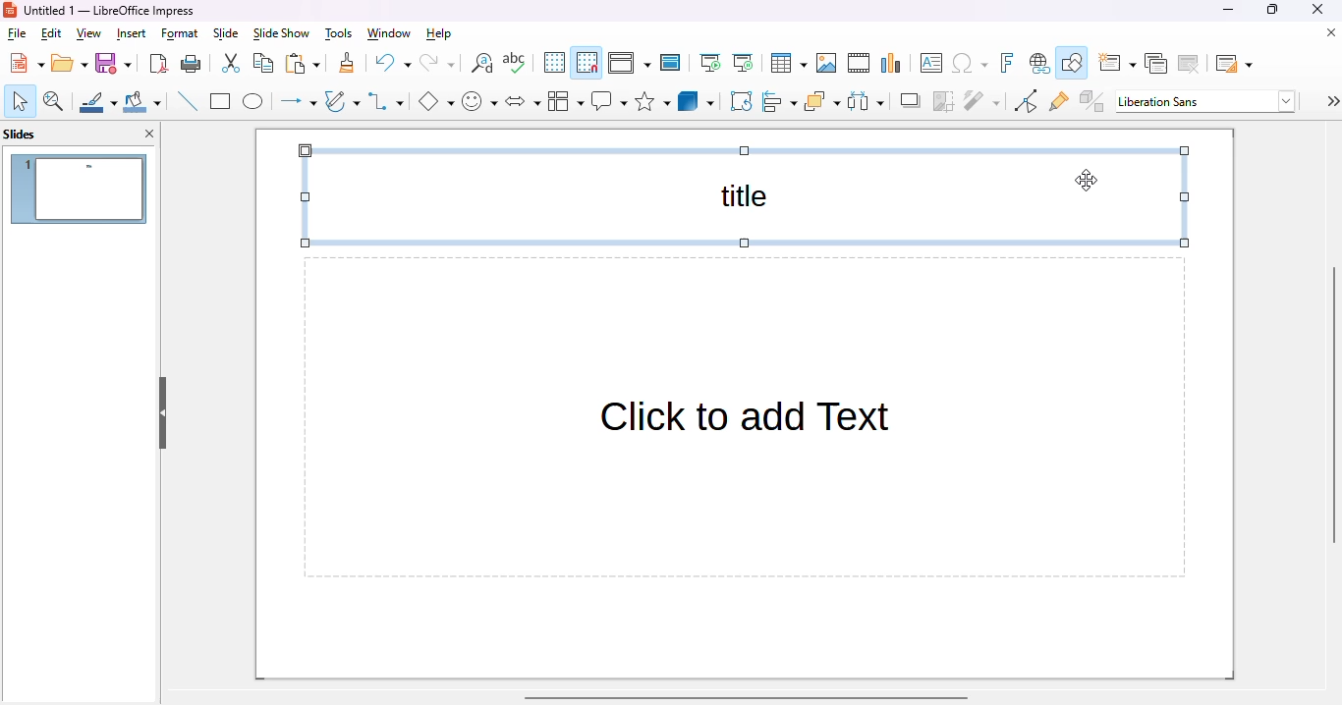  What do you see at coordinates (393, 63) in the screenshot?
I see `undo` at bounding box center [393, 63].